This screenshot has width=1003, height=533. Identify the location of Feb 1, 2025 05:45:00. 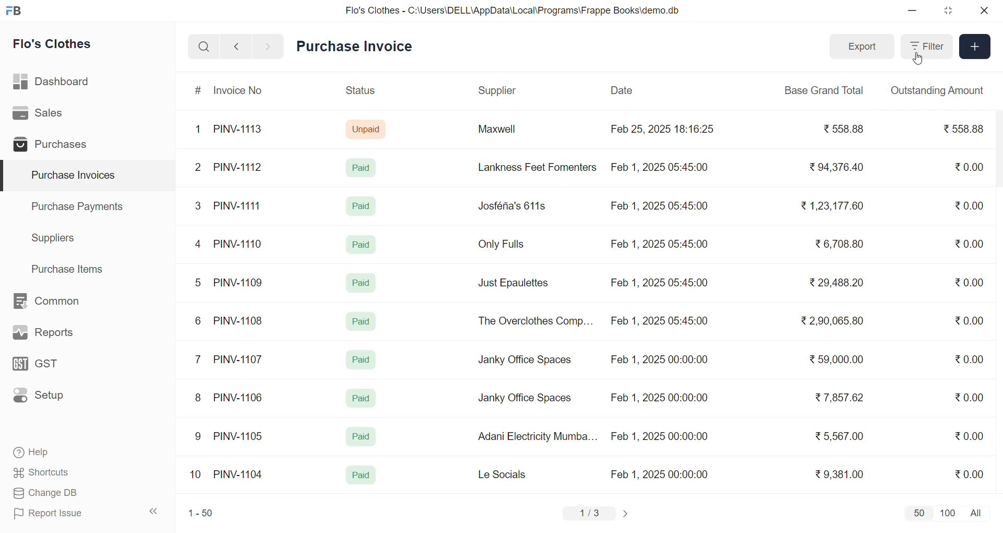
(658, 207).